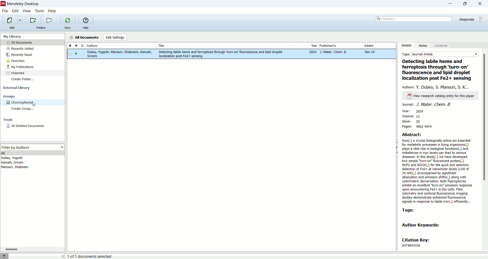  What do you see at coordinates (19, 55) in the screenshot?
I see `recently read` at bounding box center [19, 55].